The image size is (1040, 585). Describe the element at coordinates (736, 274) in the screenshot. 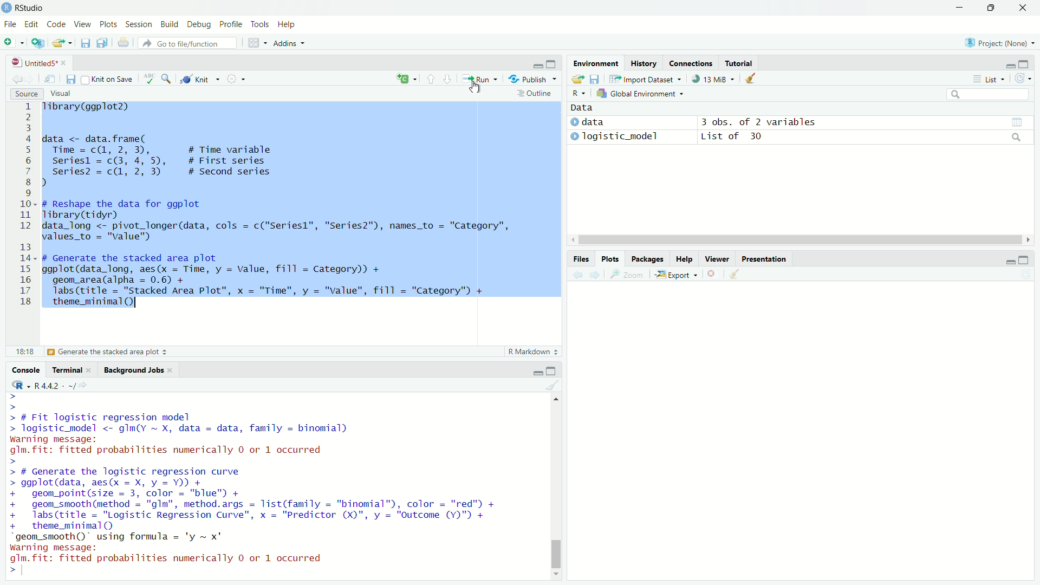

I see `clear` at that location.